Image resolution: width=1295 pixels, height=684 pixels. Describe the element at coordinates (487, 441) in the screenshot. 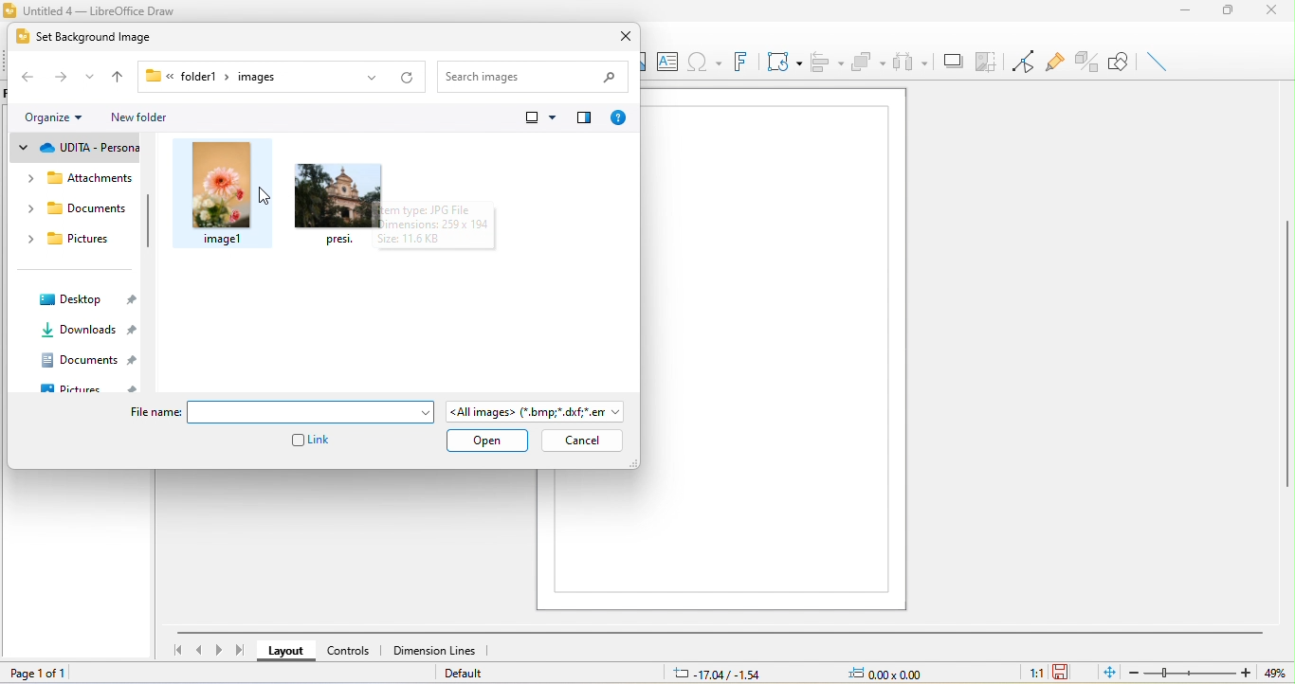

I see `open` at that location.